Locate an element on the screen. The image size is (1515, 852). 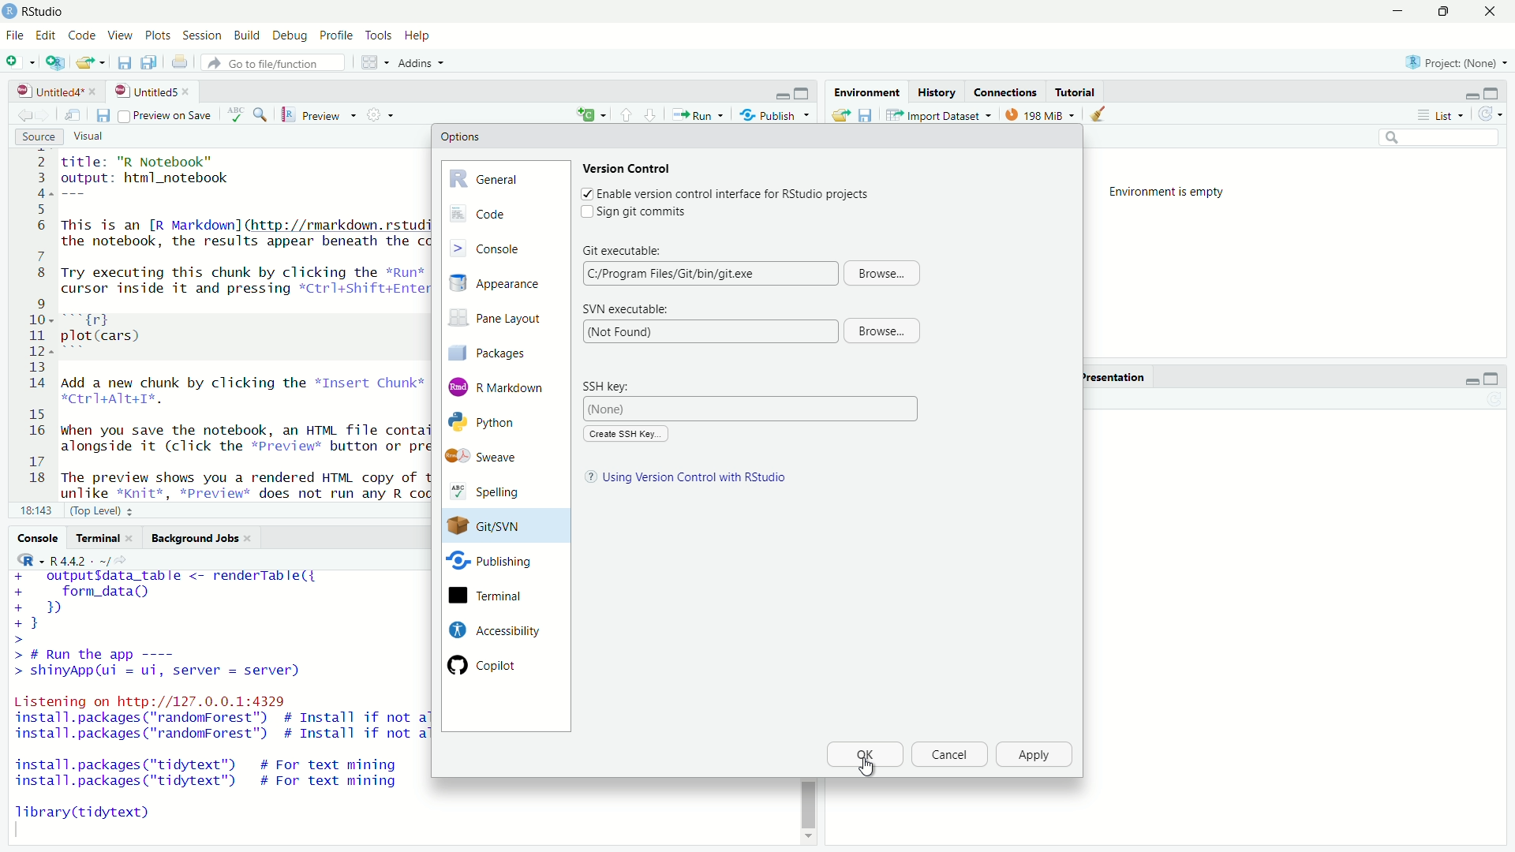
move forward is located at coordinates (22, 115).